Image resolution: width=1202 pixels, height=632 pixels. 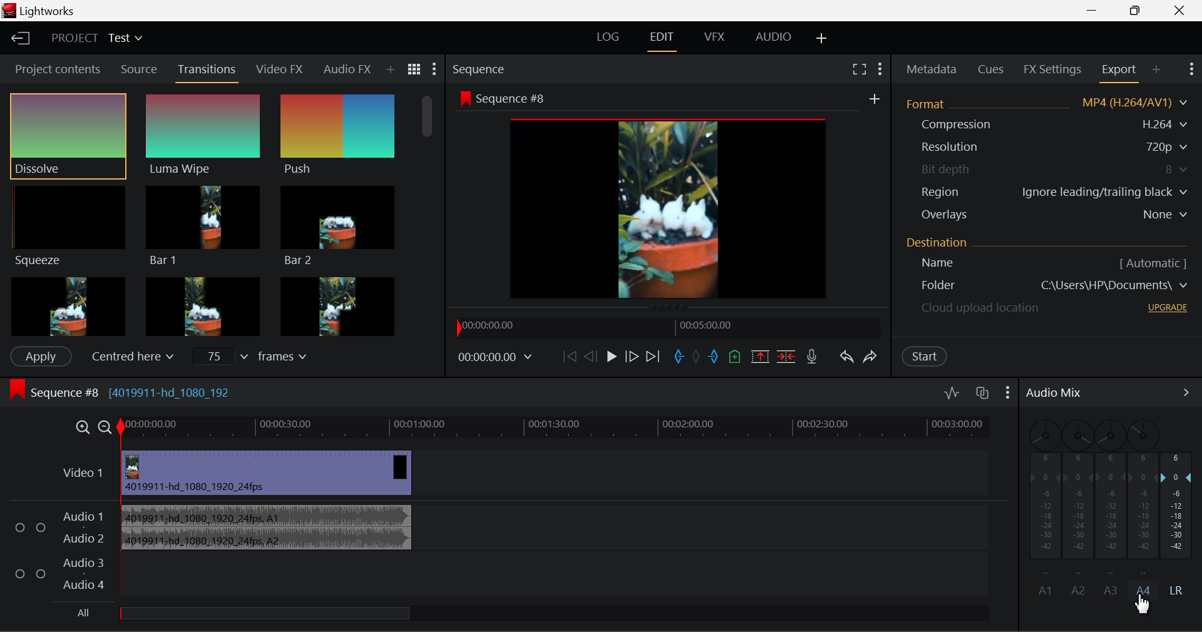 I want to click on Overlays, so click(x=1047, y=214).